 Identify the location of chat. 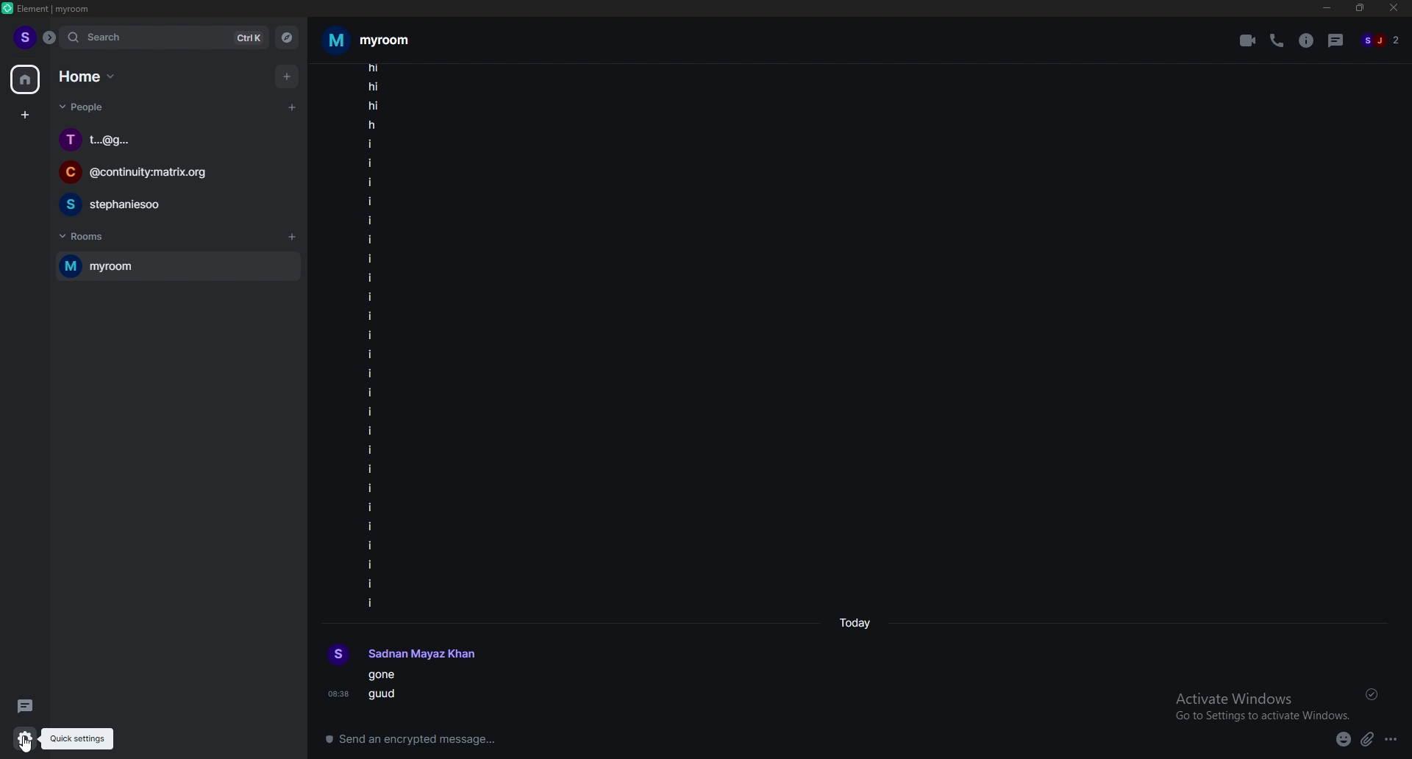
(170, 140).